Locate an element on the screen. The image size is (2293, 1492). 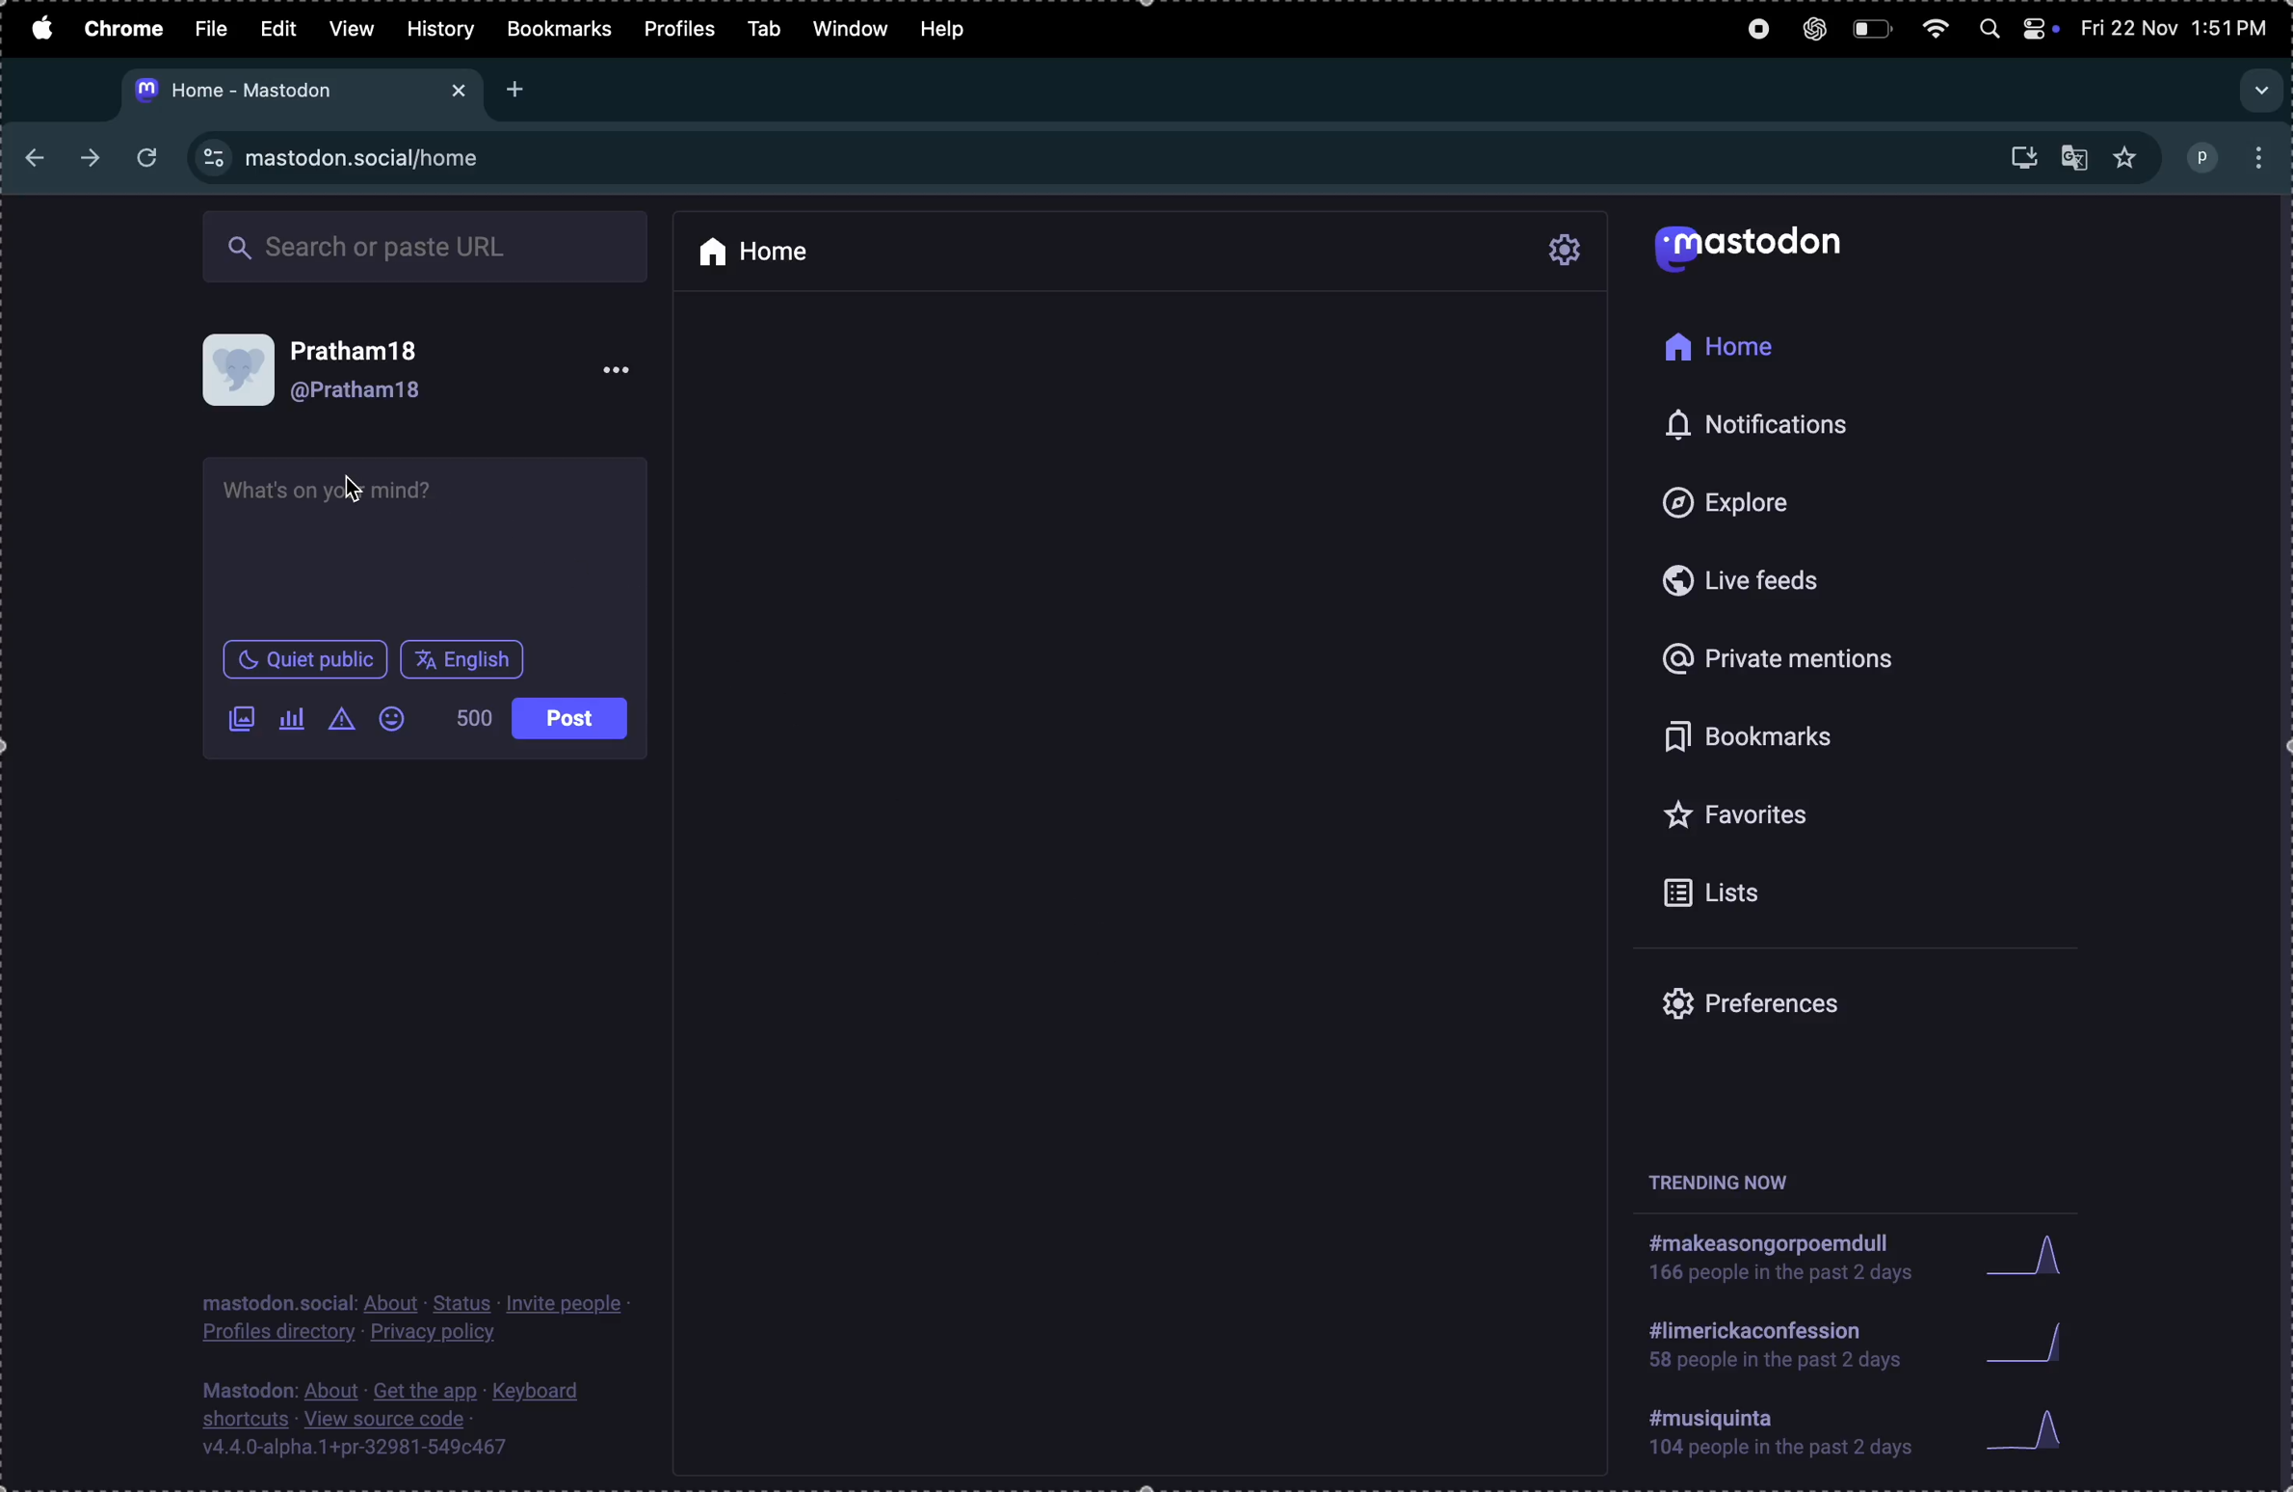
quiet in public is located at coordinates (305, 659).